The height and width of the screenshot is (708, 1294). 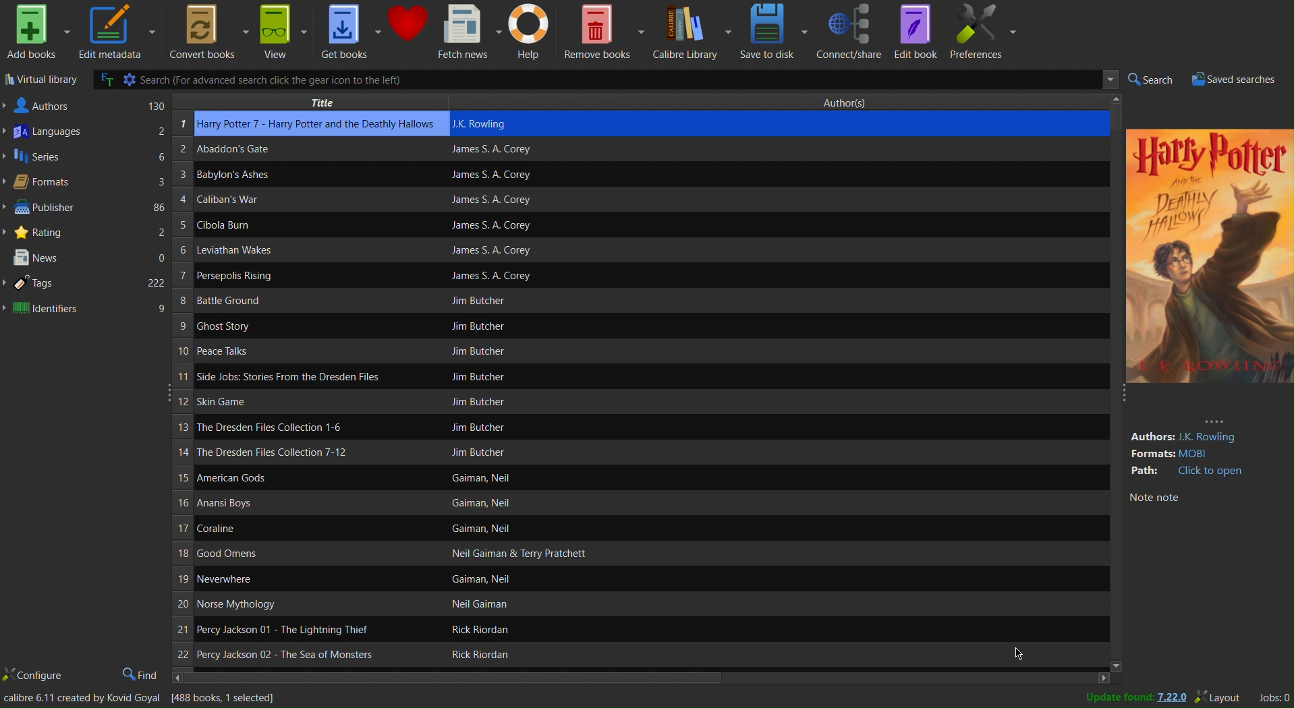 I want to click on Publisher, so click(x=86, y=209).